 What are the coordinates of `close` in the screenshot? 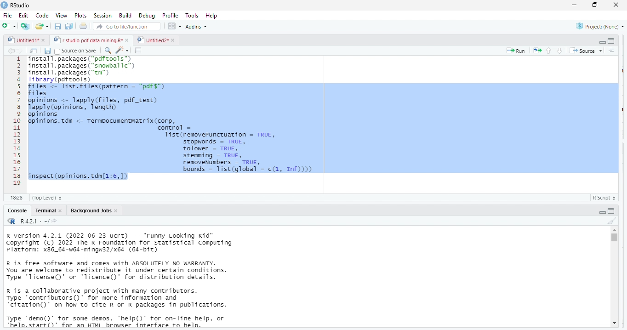 It's located at (117, 211).